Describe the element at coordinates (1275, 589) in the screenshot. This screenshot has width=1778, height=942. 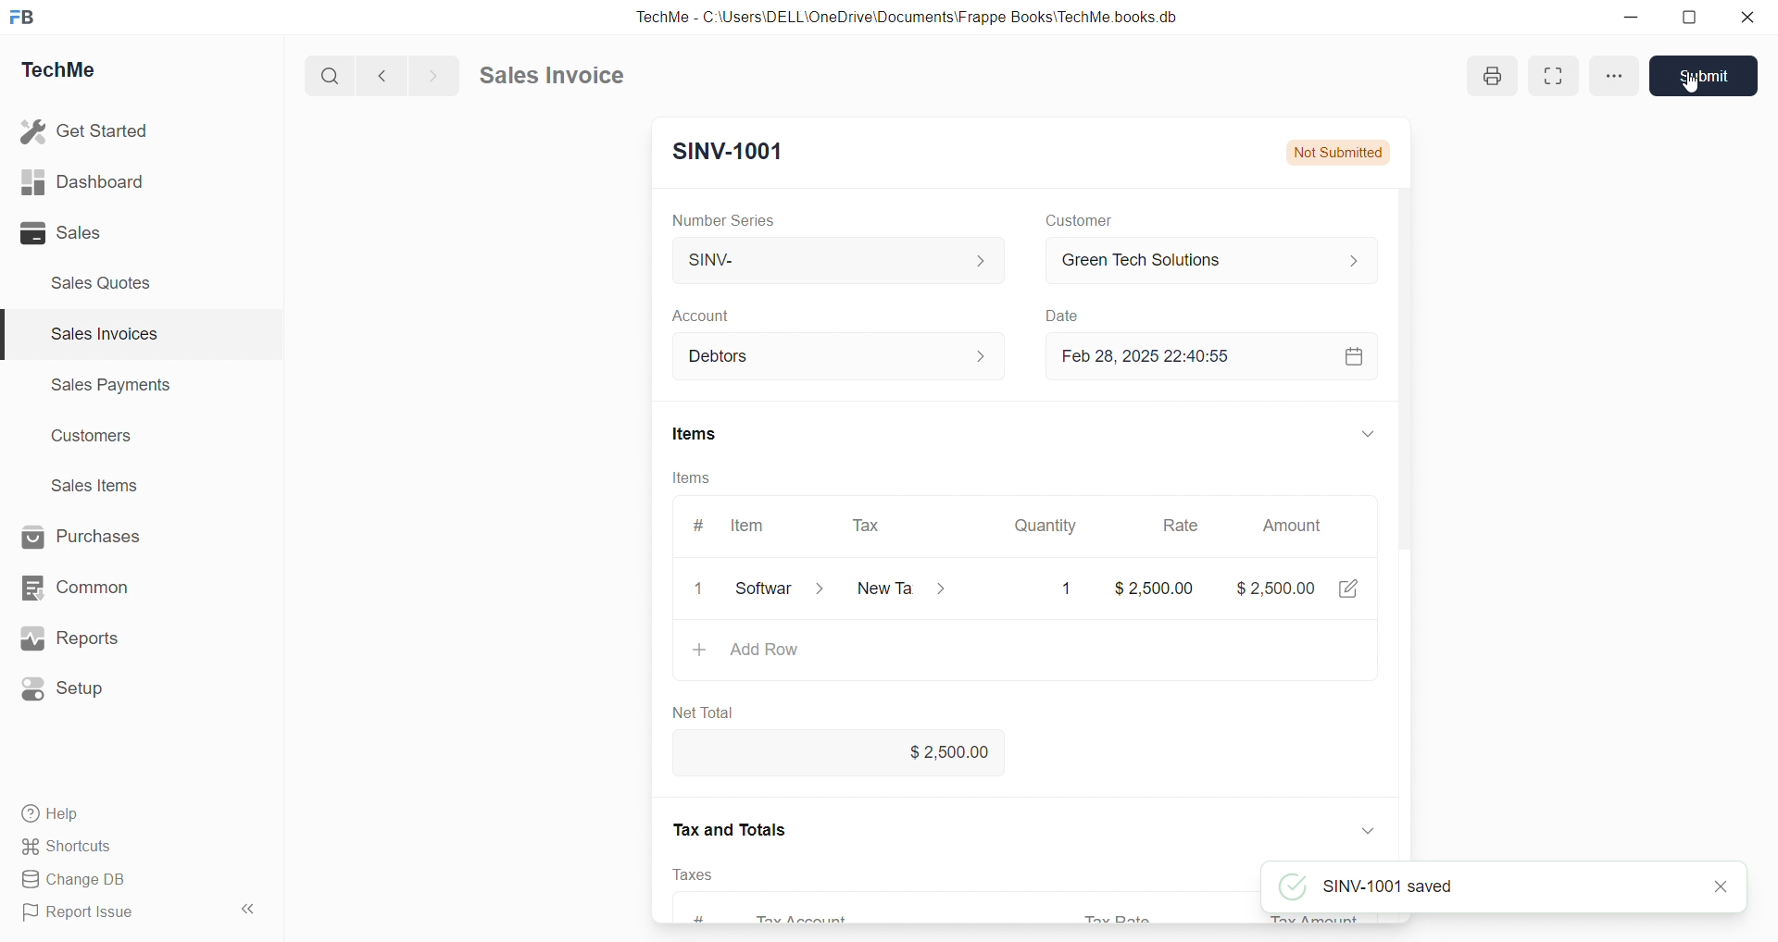
I see `$2,500.00` at that location.